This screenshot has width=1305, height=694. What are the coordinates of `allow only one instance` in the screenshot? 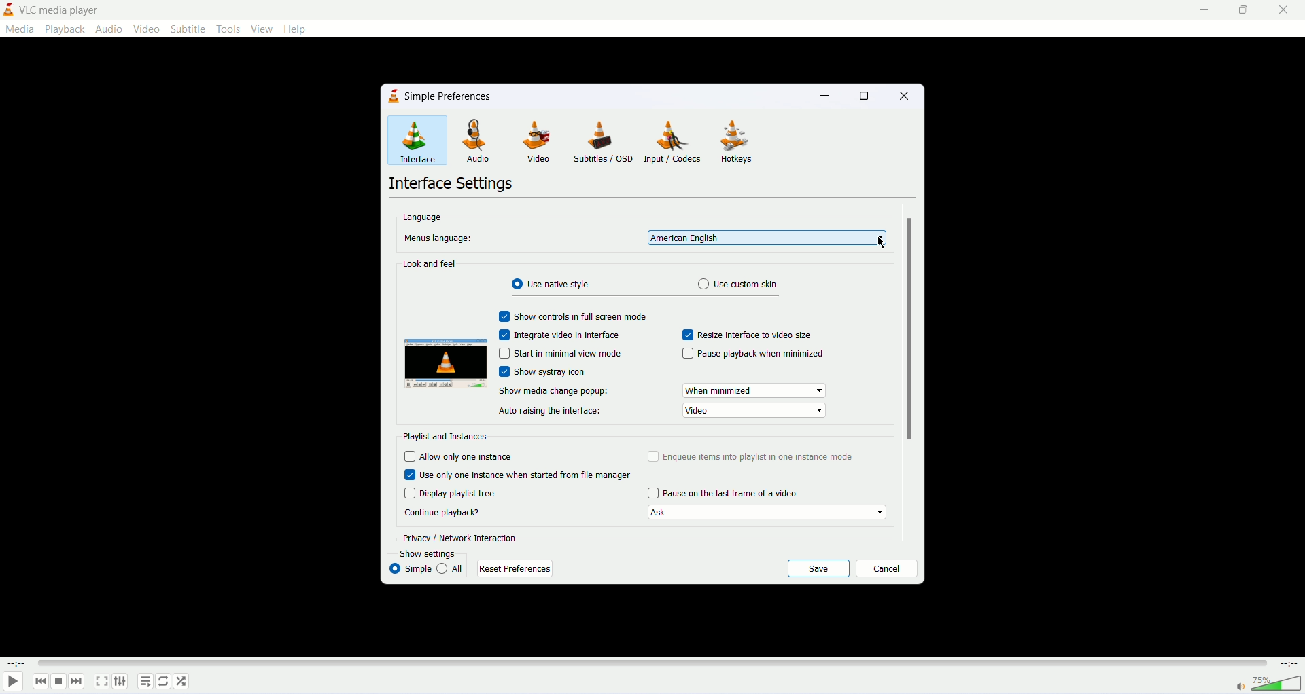 It's located at (459, 457).